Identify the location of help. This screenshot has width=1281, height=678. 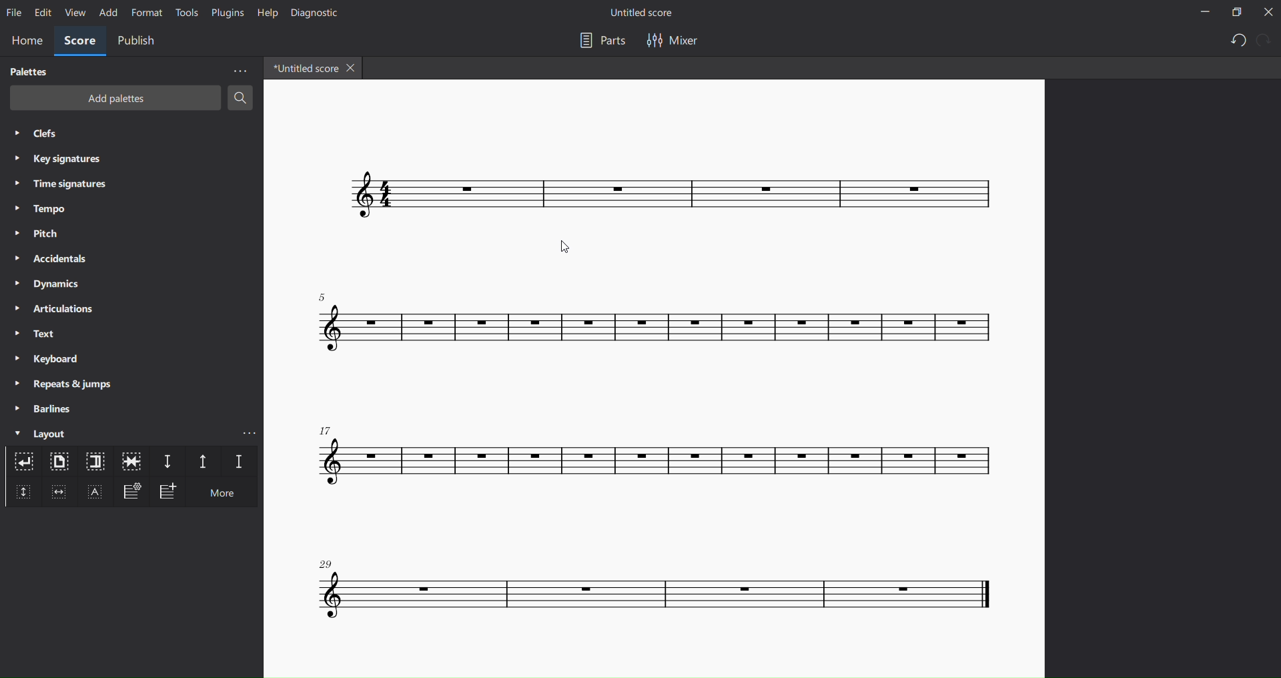
(265, 12).